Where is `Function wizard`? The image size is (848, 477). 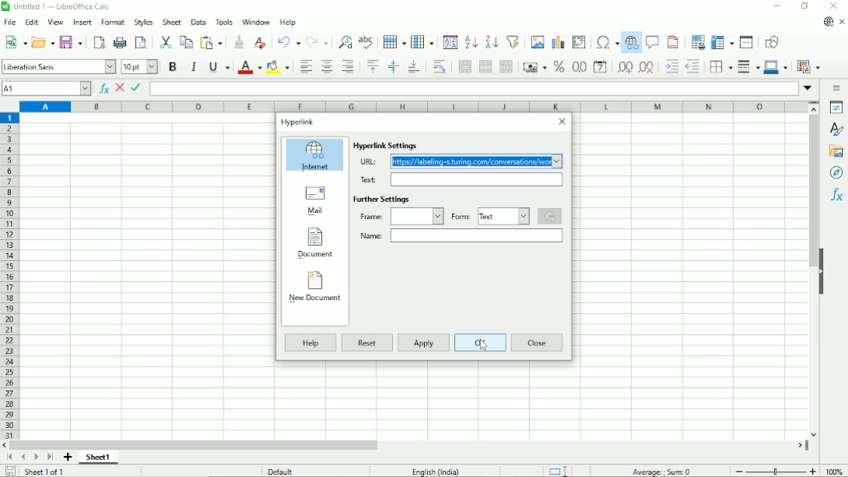 Function wizard is located at coordinates (103, 89).